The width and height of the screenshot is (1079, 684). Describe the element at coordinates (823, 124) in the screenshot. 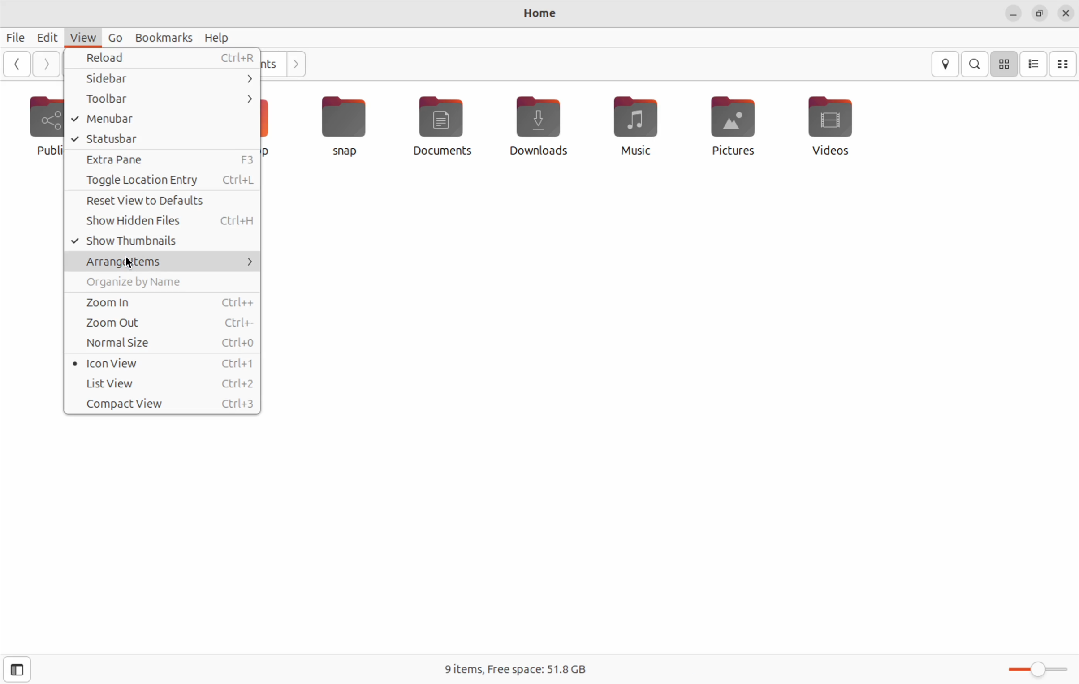

I see `vidoes` at that location.